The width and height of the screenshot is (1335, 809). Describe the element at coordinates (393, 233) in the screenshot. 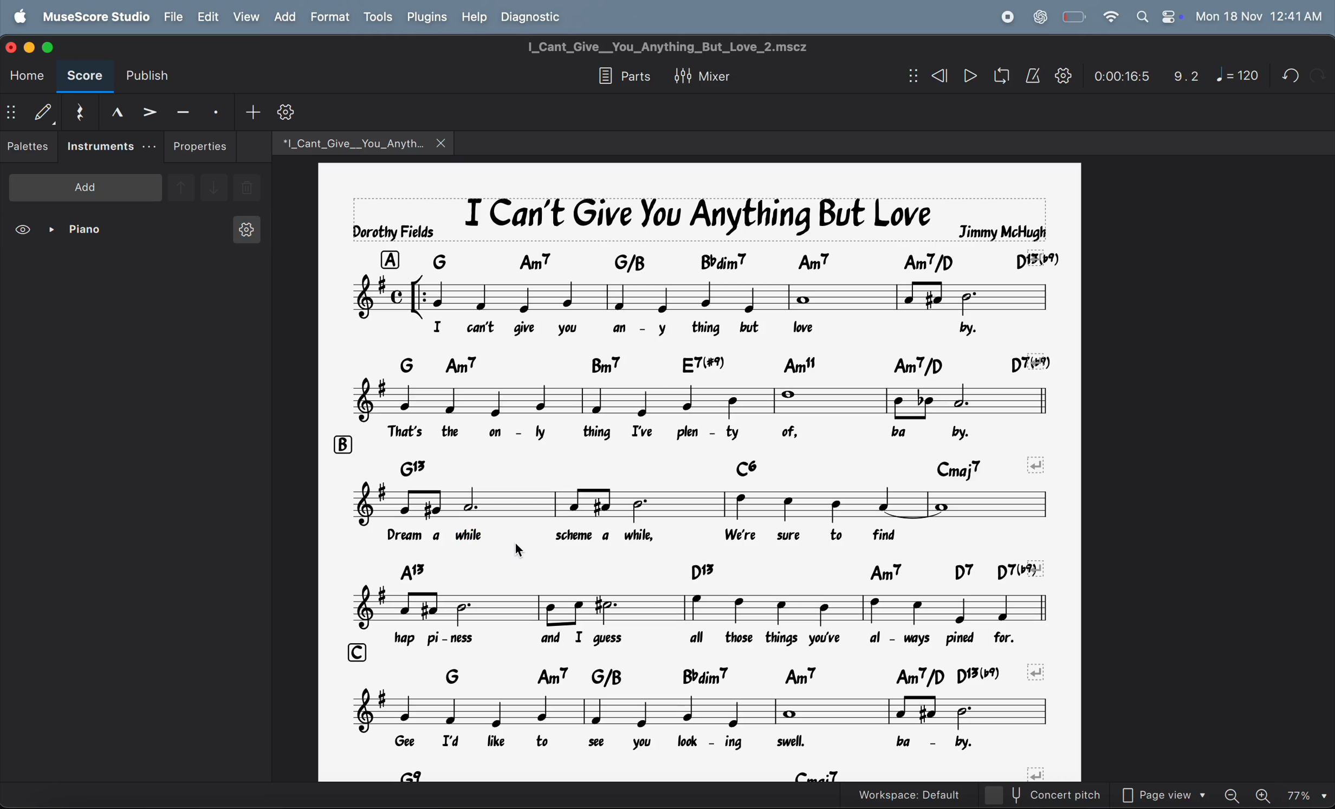

I see `dorothy fields` at that location.